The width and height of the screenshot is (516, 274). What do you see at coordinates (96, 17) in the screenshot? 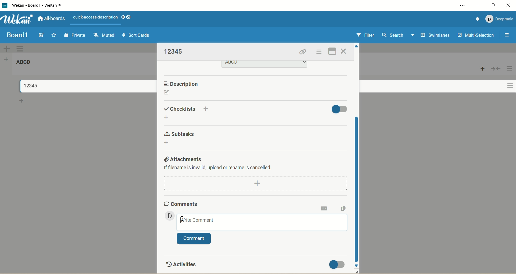
I see `text` at bounding box center [96, 17].